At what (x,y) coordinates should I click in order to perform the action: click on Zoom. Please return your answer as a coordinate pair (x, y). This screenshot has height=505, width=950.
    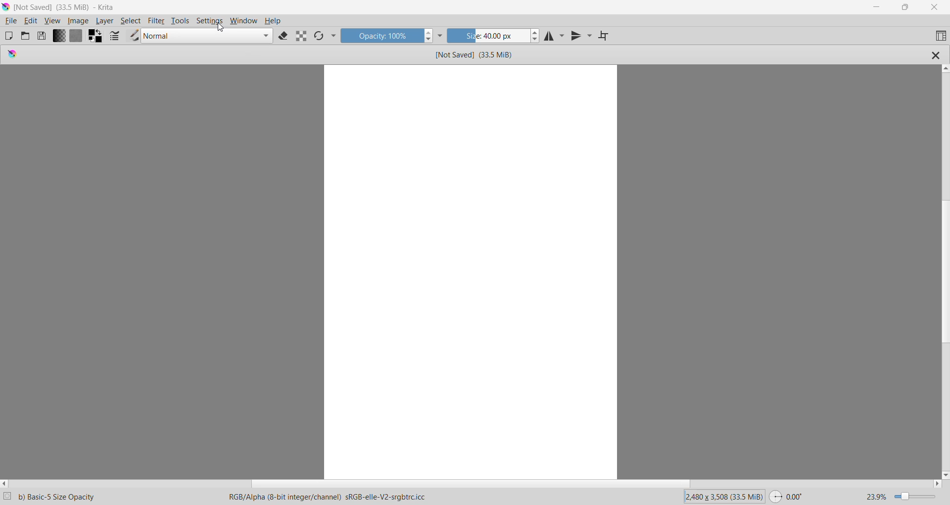
    Looking at the image, I should click on (915, 497).